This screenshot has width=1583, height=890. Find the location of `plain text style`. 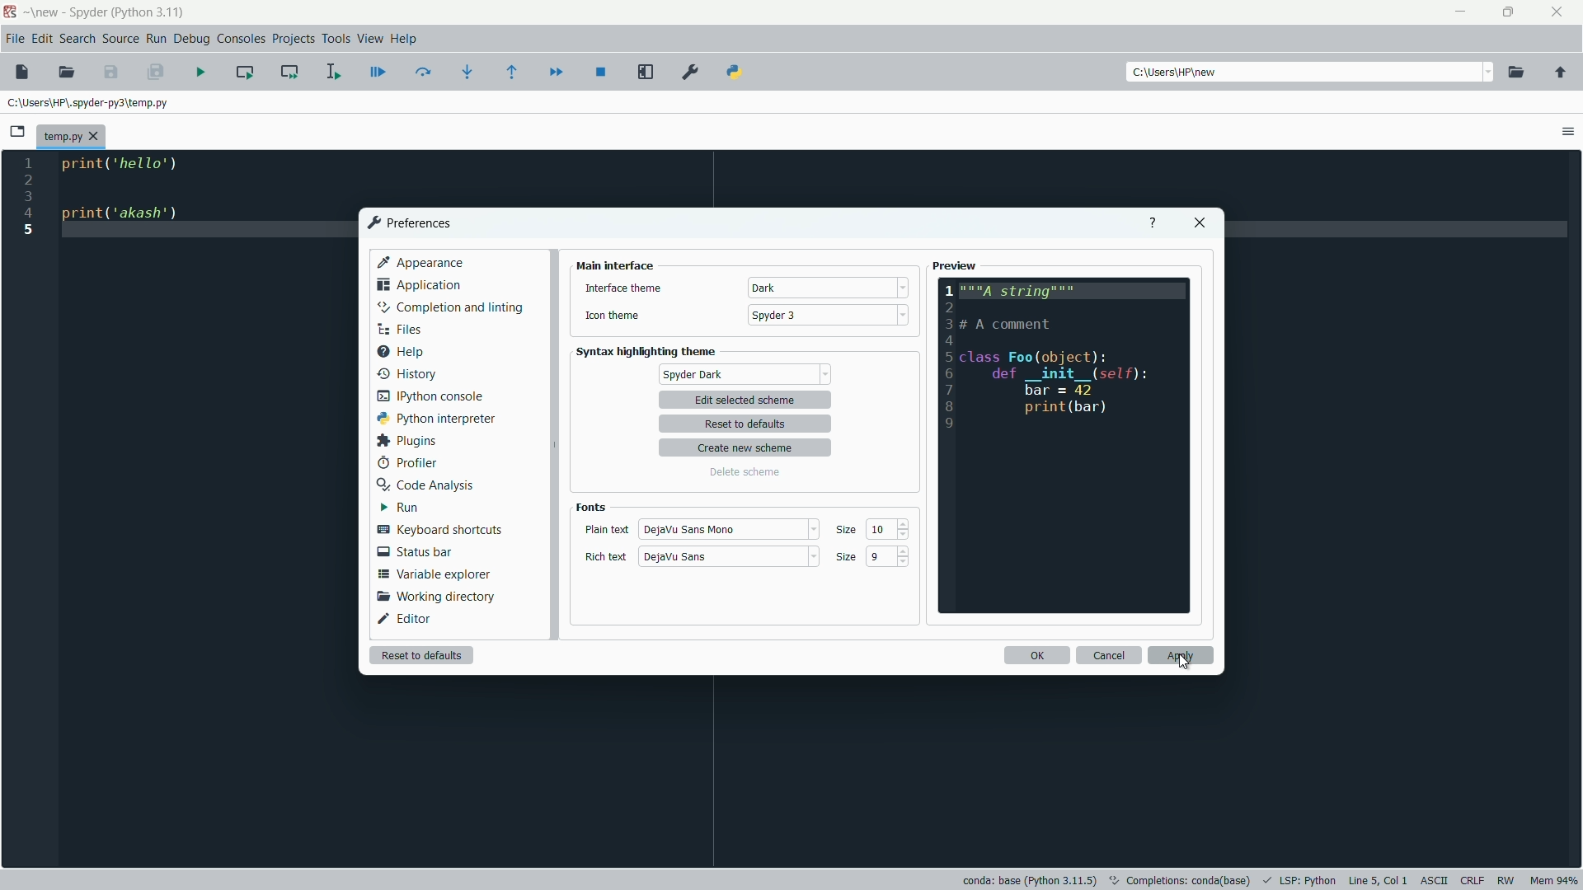

plain text style is located at coordinates (695, 528).